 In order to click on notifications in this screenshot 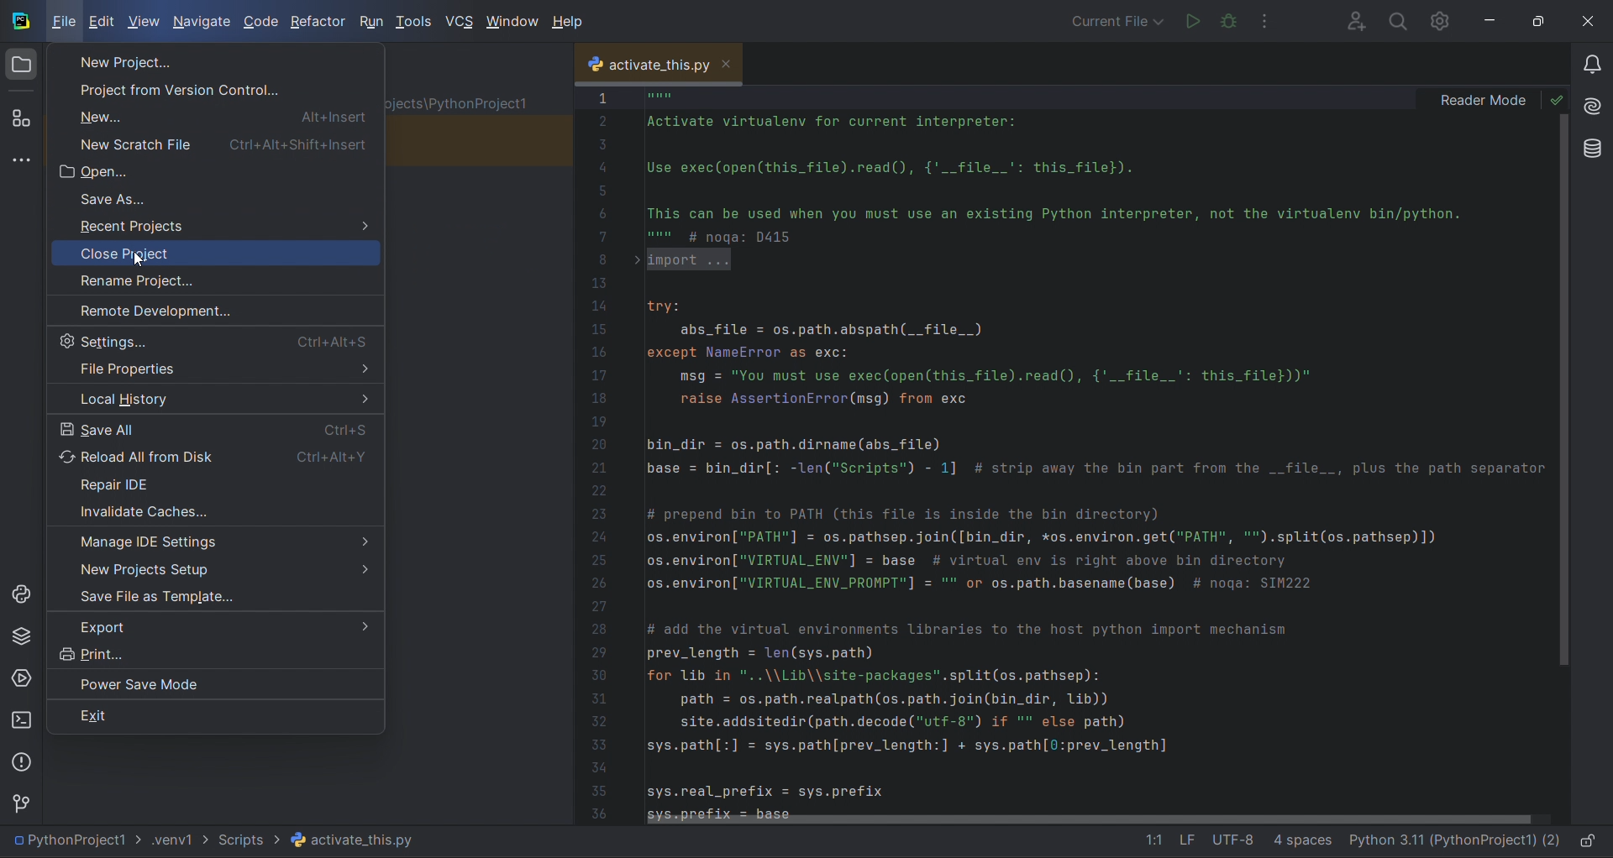, I will do `click(1595, 60)`.